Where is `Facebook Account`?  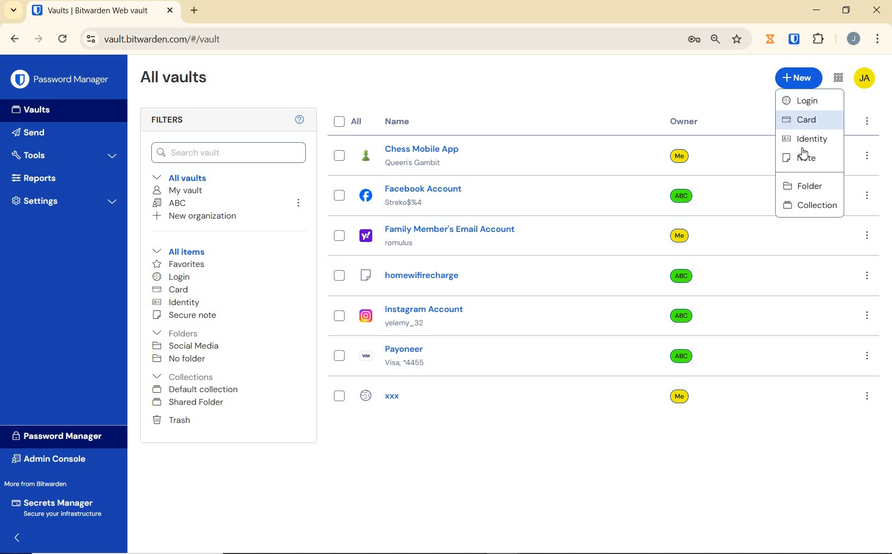 Facebook Account is located at coordinates (421, 195).